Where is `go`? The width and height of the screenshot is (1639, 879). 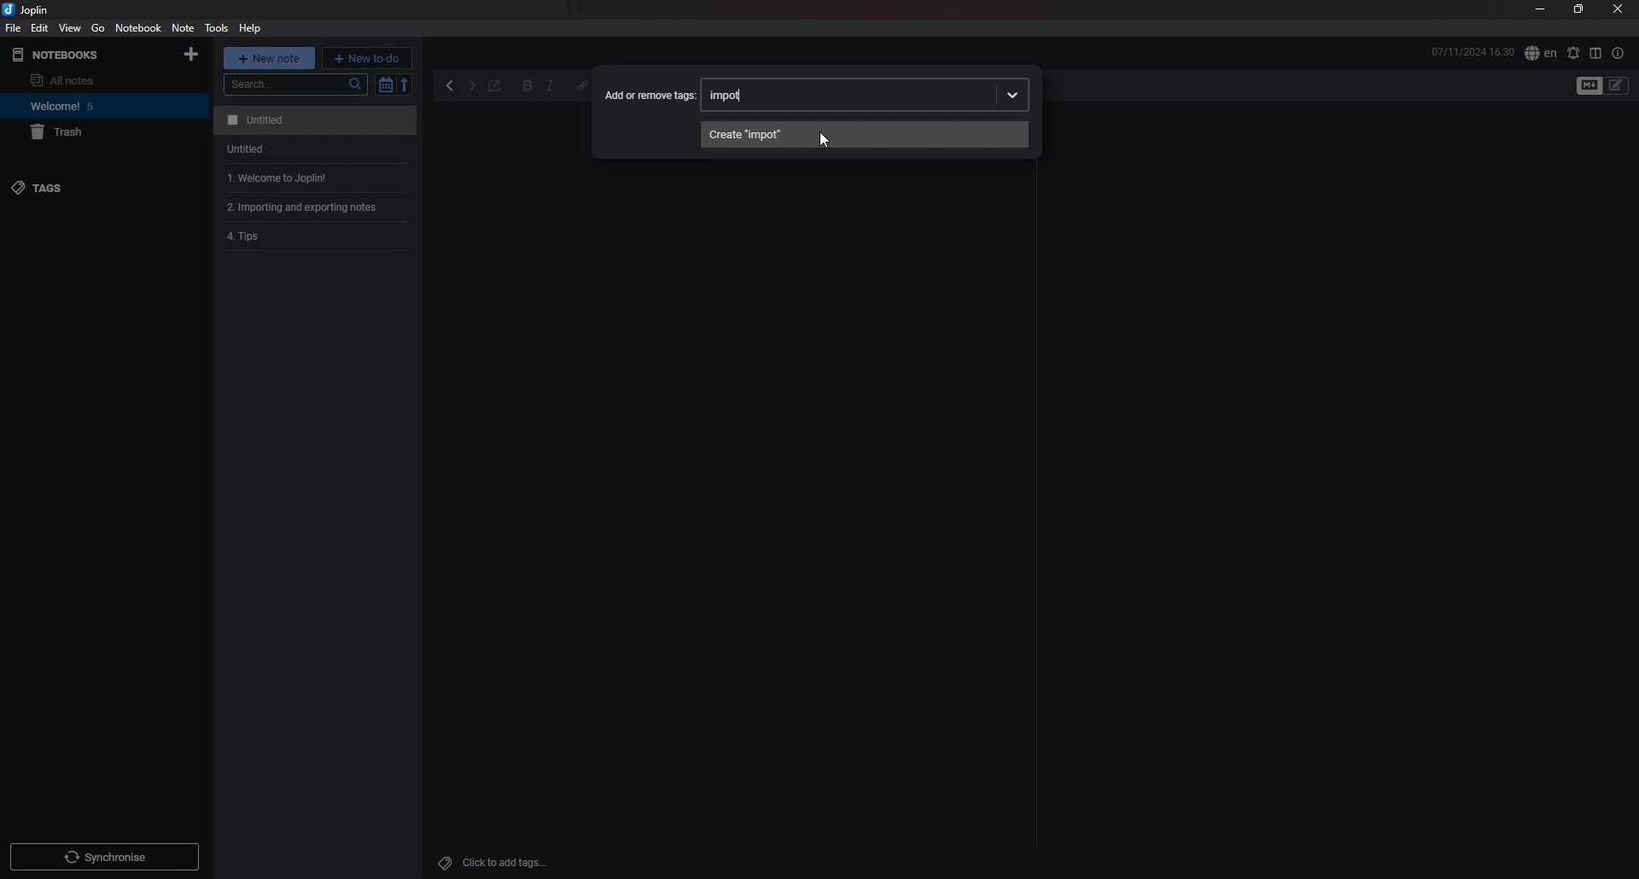
go is located at coordinates (98, 27).